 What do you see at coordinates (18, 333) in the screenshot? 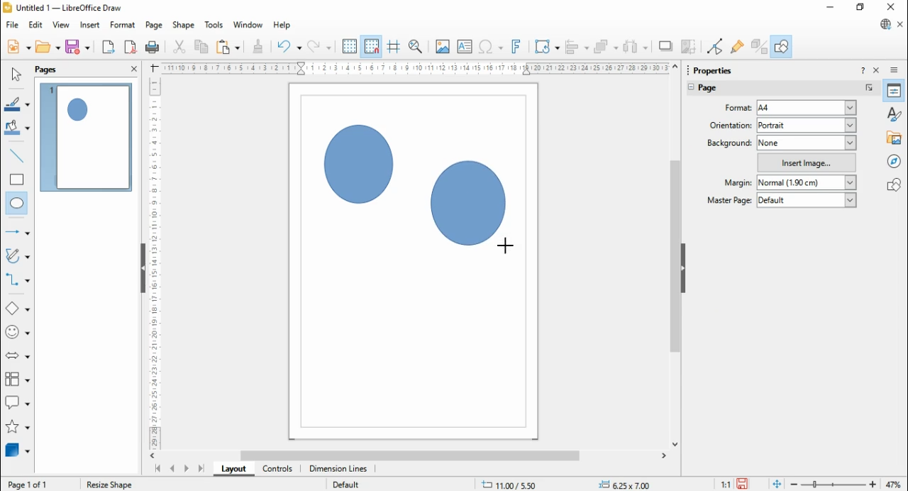
I see `symbol shapes` at bounding box center [18, 333].